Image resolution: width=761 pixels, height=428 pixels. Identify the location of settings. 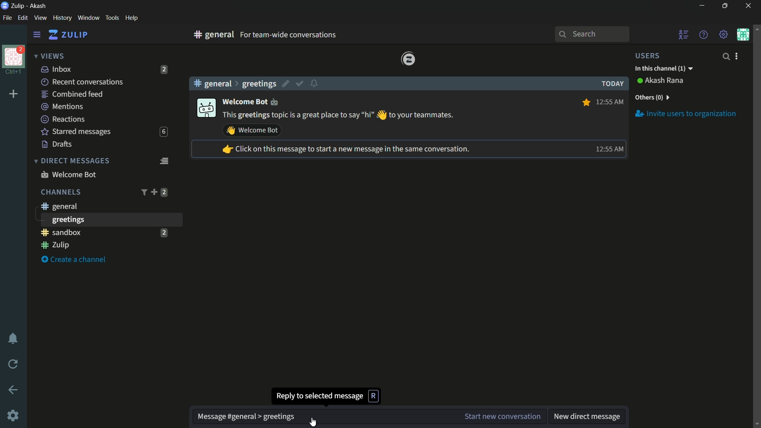
(37, 35).